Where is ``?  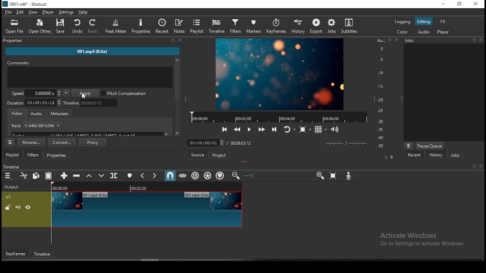
 is located at coordinates (249, 129).